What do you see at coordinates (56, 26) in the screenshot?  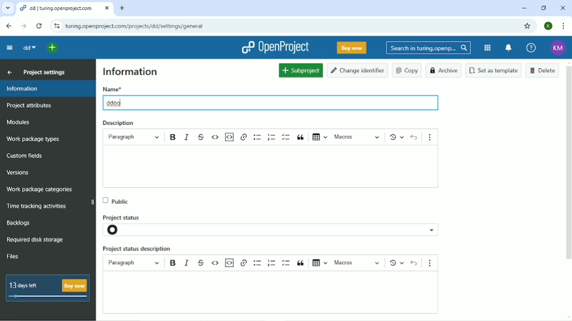 I see `View site information` at bounding box center [56, 26].